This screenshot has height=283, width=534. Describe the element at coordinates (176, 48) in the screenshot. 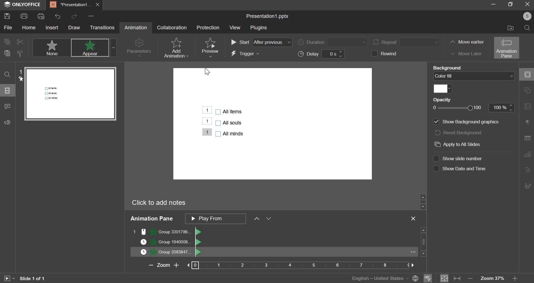

I see `add animation` at that location.